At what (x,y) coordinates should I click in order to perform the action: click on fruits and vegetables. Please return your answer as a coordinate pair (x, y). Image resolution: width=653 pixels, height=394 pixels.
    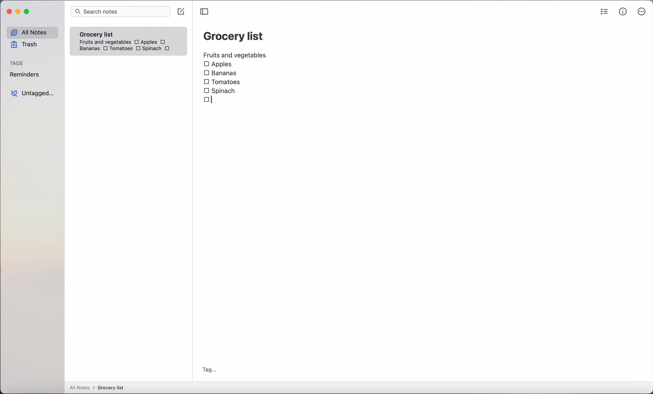
    Looking at the image, I should click on (235, 54).